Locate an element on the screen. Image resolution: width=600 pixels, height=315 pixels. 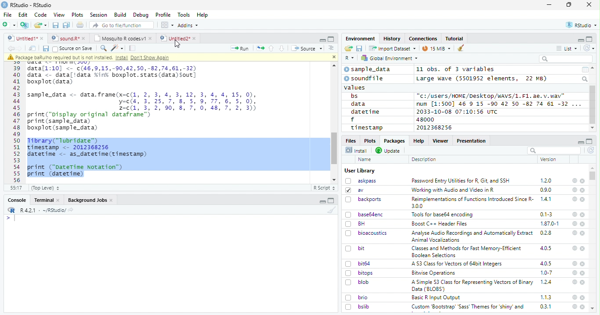
f is located at coordinates (353, 120).